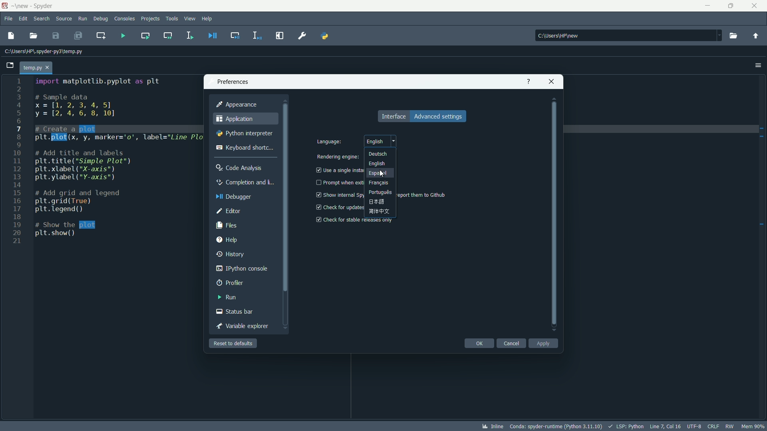 This screenshot has width=767, height=431. What do you see at coordinates (552, 81) in the screenshot?
I see `close app` at bounding box center [552, 81].